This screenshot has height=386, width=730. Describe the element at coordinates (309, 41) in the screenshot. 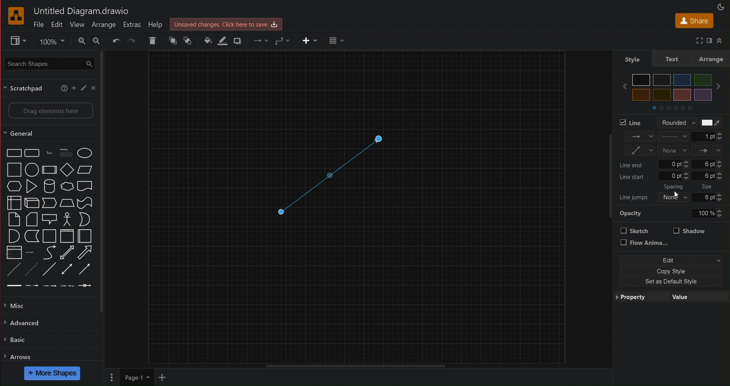

I see `Insert` at that location.